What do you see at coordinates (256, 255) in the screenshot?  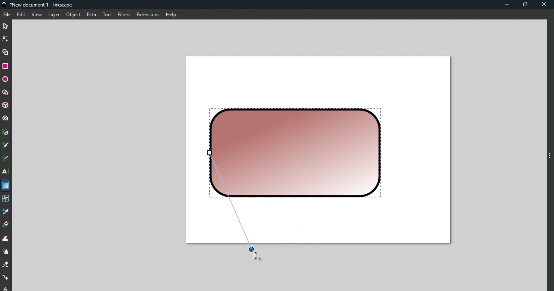 I see `cursor` at bounding box center [256, 255].